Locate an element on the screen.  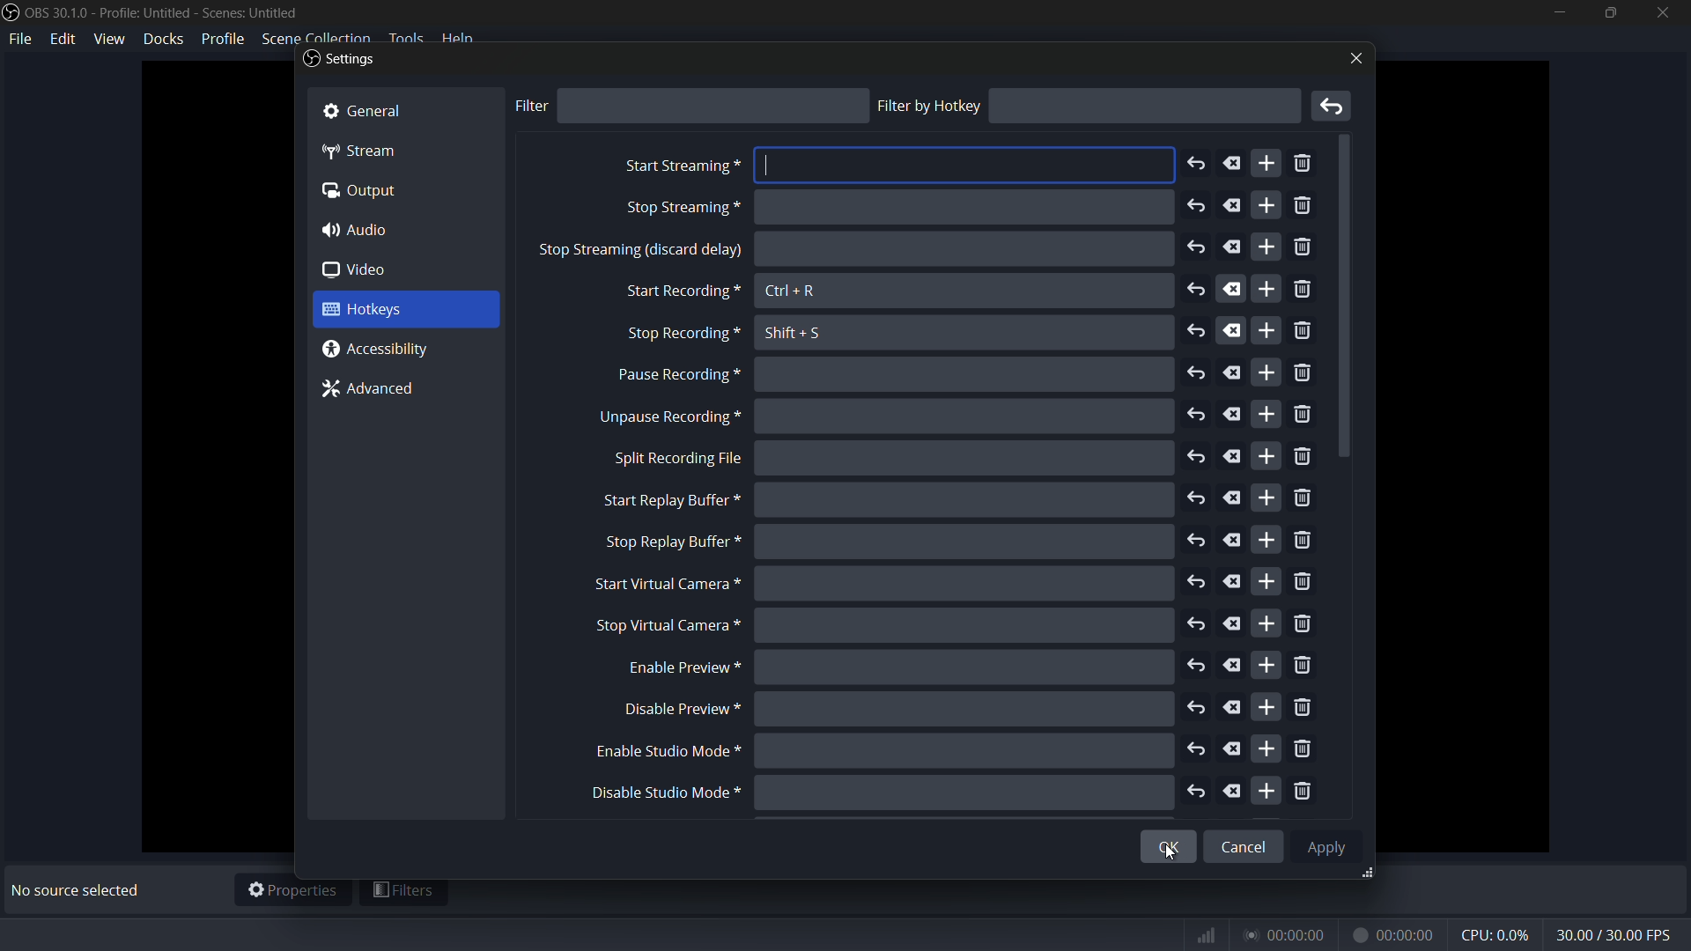
remove is located at coordinates (1304, 542).